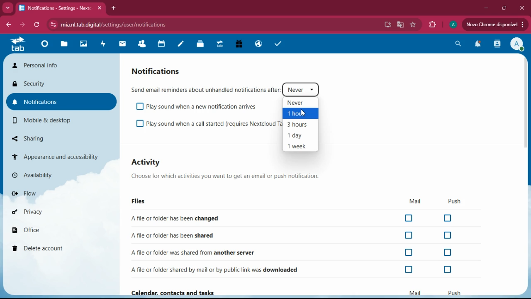 The height and width of the screenshot is (299, 531). What do you see at coordinates (518, 44) in the screenshot?
I see `profile` at bounding box center [518, 44].